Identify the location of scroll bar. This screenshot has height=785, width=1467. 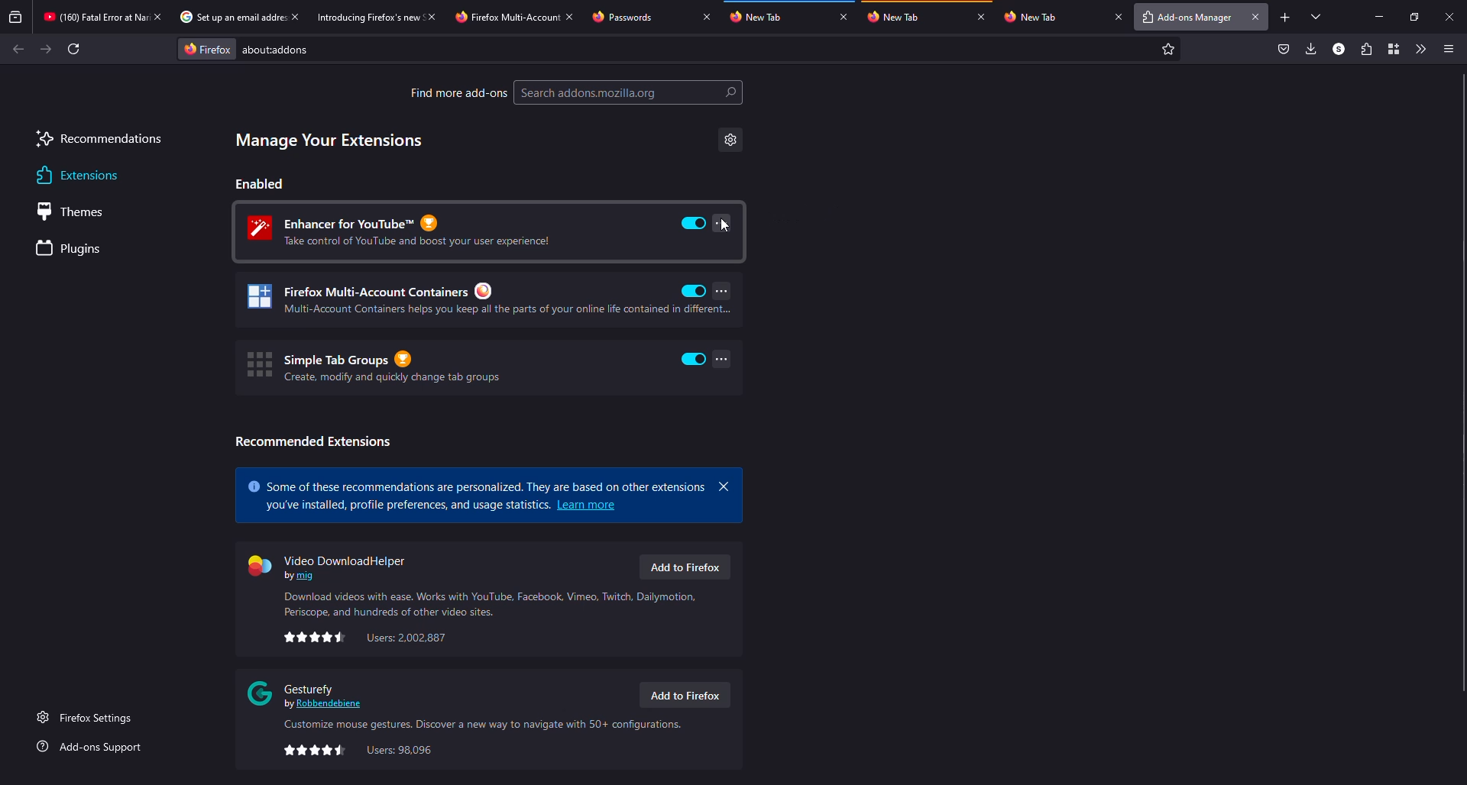
(1465, 382).